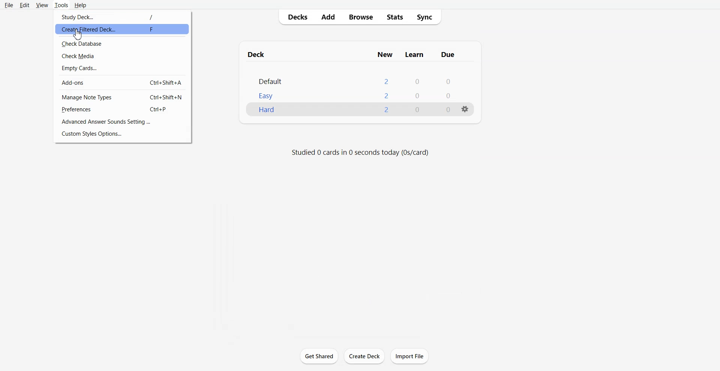  Describe the element at coordinates (9, 5) in the screenshot. I see `File` at that location.